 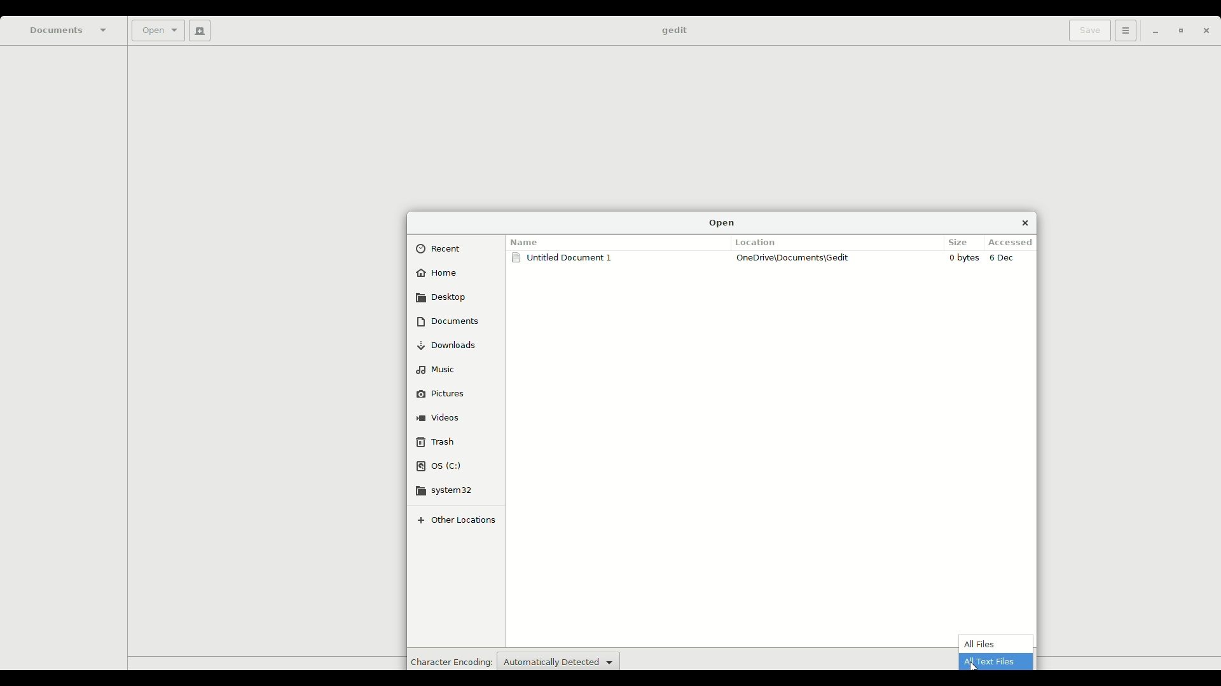 What do you see at coordinates (443, 297) in the screenshot?
I see `Desktop` at bounding box center [443, 297].